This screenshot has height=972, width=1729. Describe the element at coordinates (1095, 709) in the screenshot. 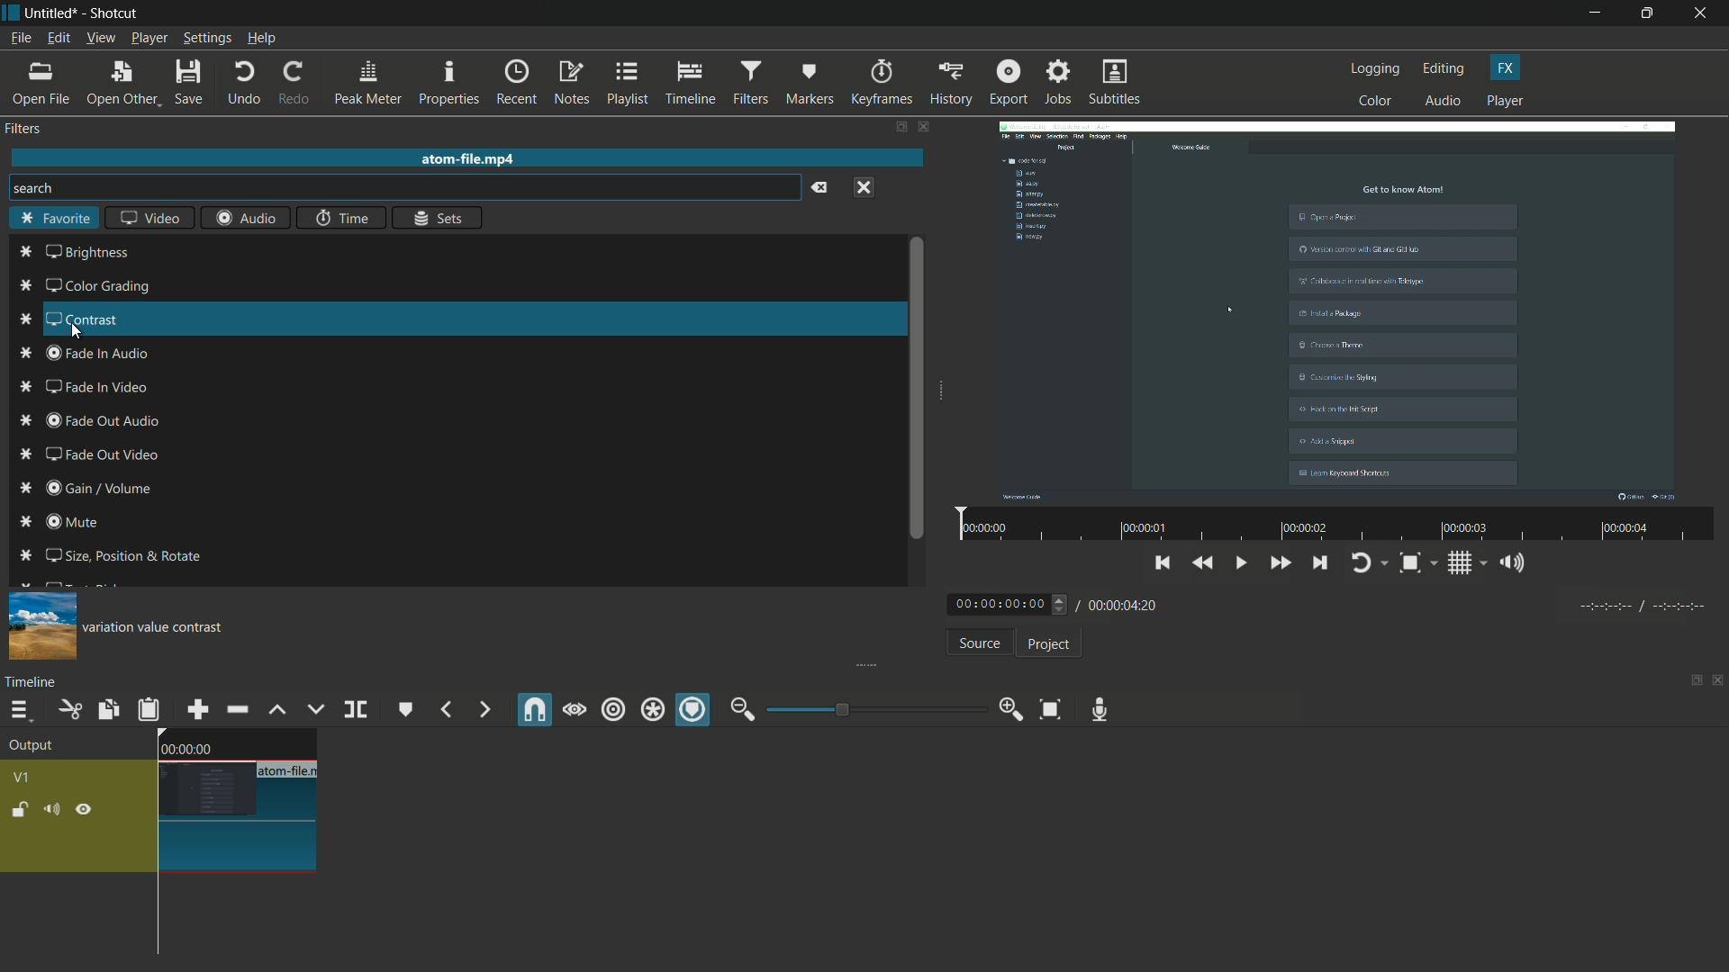

I see `record audio` at that location.